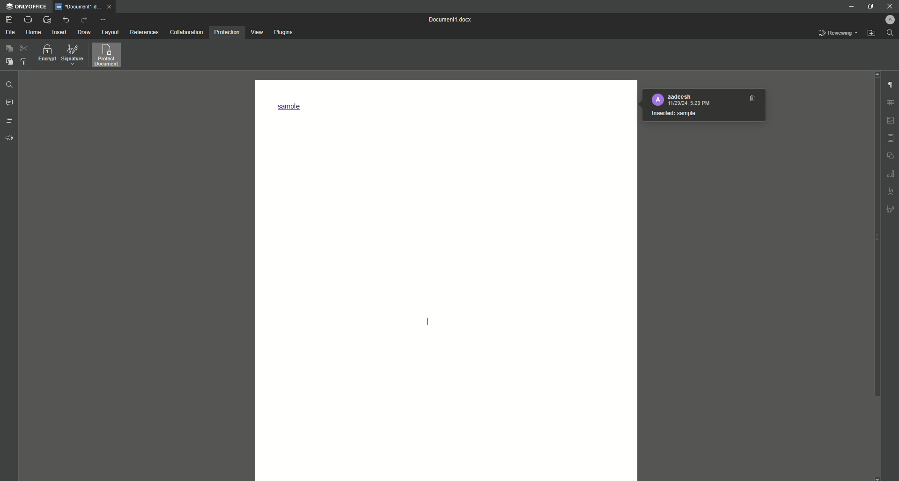 Image resolution: width=899 pixels, height=481 pixels. I want to click on Draw, so click(85, 32).